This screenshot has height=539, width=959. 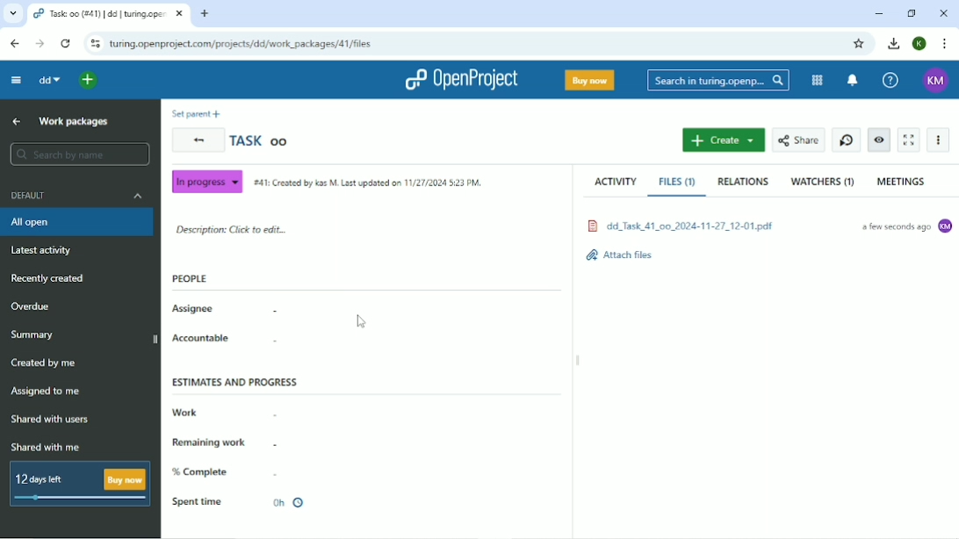 I want to click on Shared with users, so click(x=50, y=420).